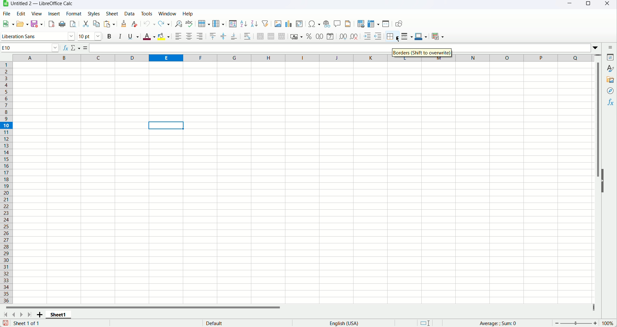 This screenshot has height=327, width=617. Describe the element at coordinates (597, 179) in the screenshot. I see `Vertical scroll bar` at that location.